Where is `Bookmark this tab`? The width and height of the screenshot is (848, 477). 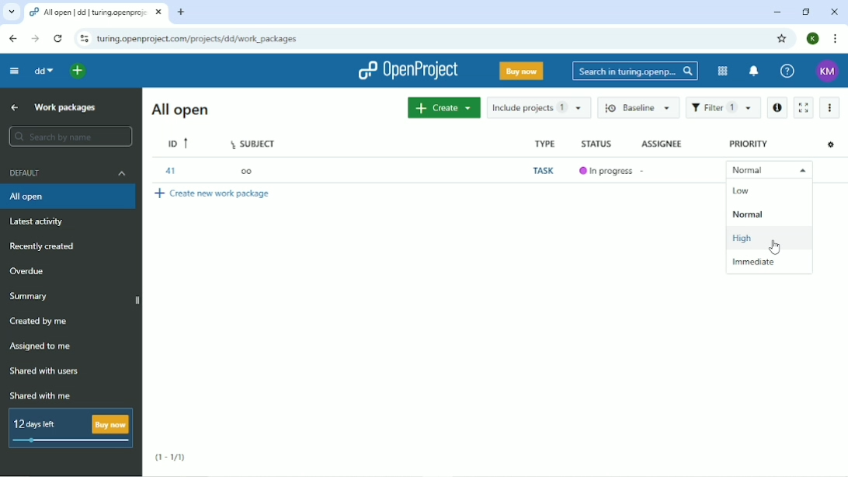
Bookmark this tab is located at coordinates (782, 39).